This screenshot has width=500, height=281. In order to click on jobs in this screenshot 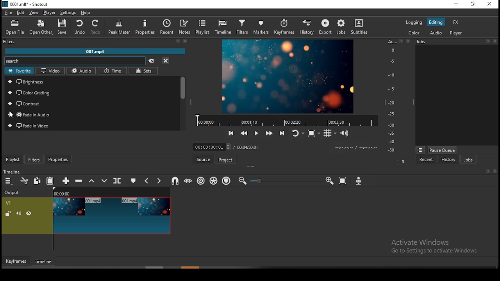, I will do `click(341, 28)`.